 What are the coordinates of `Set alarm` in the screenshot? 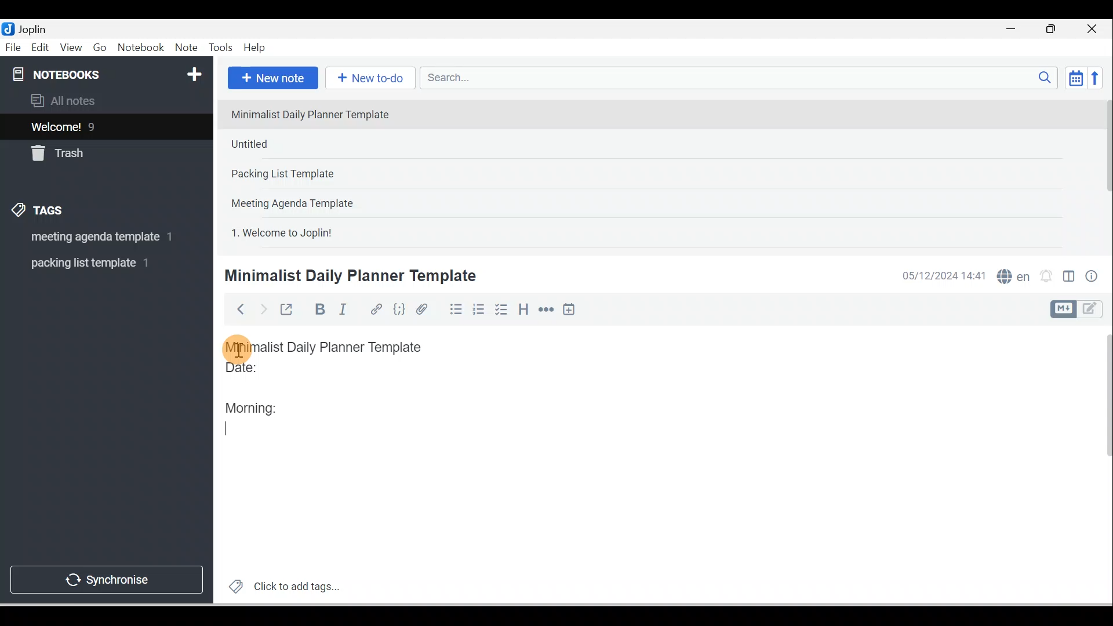 It's located at (1045, 276).